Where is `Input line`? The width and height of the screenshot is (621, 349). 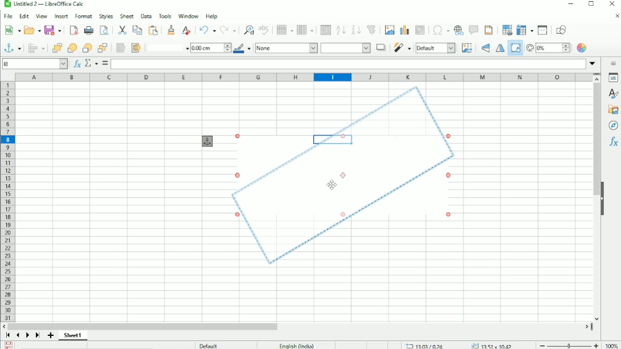
Input line is located at coordinates (349, 64).